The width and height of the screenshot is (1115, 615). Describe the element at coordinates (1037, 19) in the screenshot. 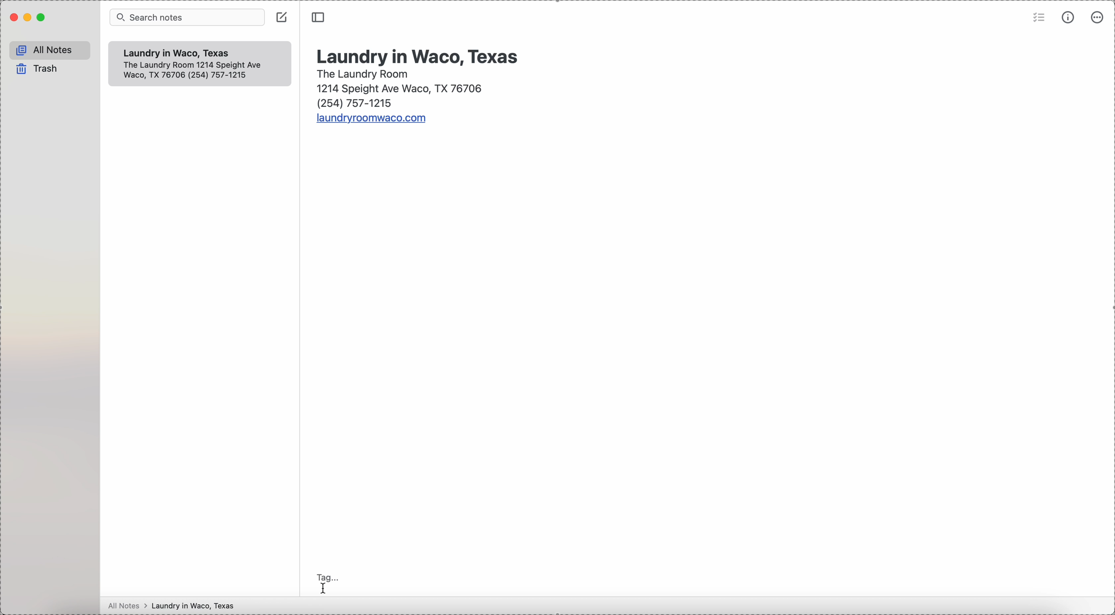

I see `check list` at that location.